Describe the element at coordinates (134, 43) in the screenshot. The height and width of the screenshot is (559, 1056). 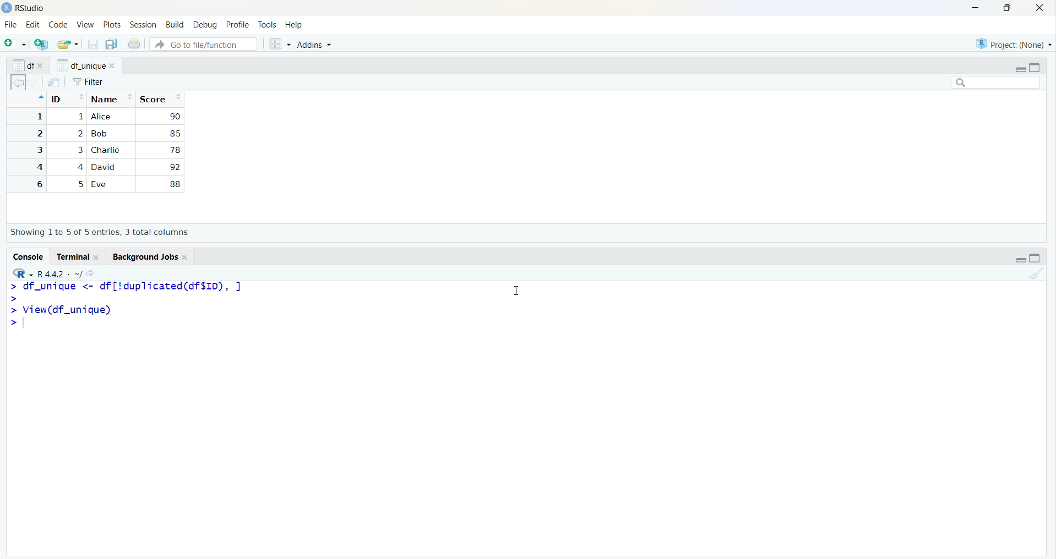
I see `print` at that location.